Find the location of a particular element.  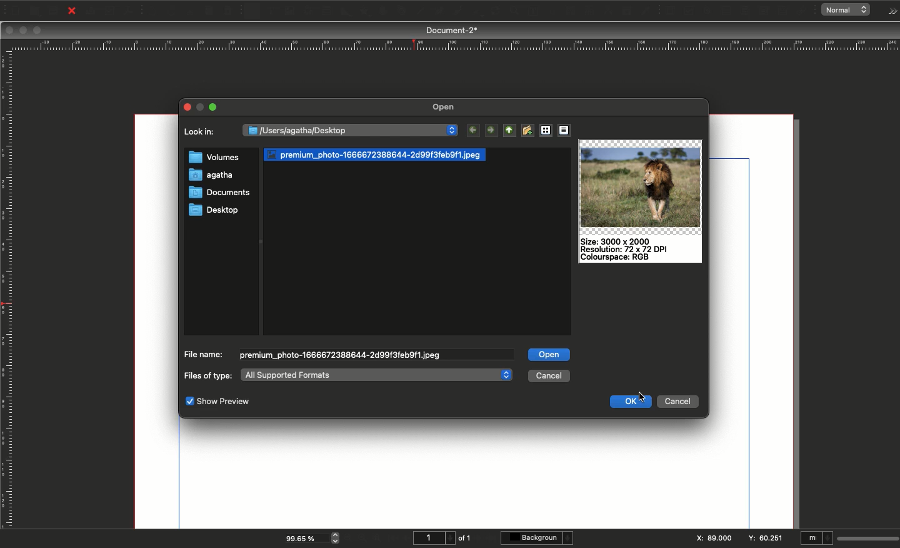

Edit text with story editor is located at coordinates (541, 11).